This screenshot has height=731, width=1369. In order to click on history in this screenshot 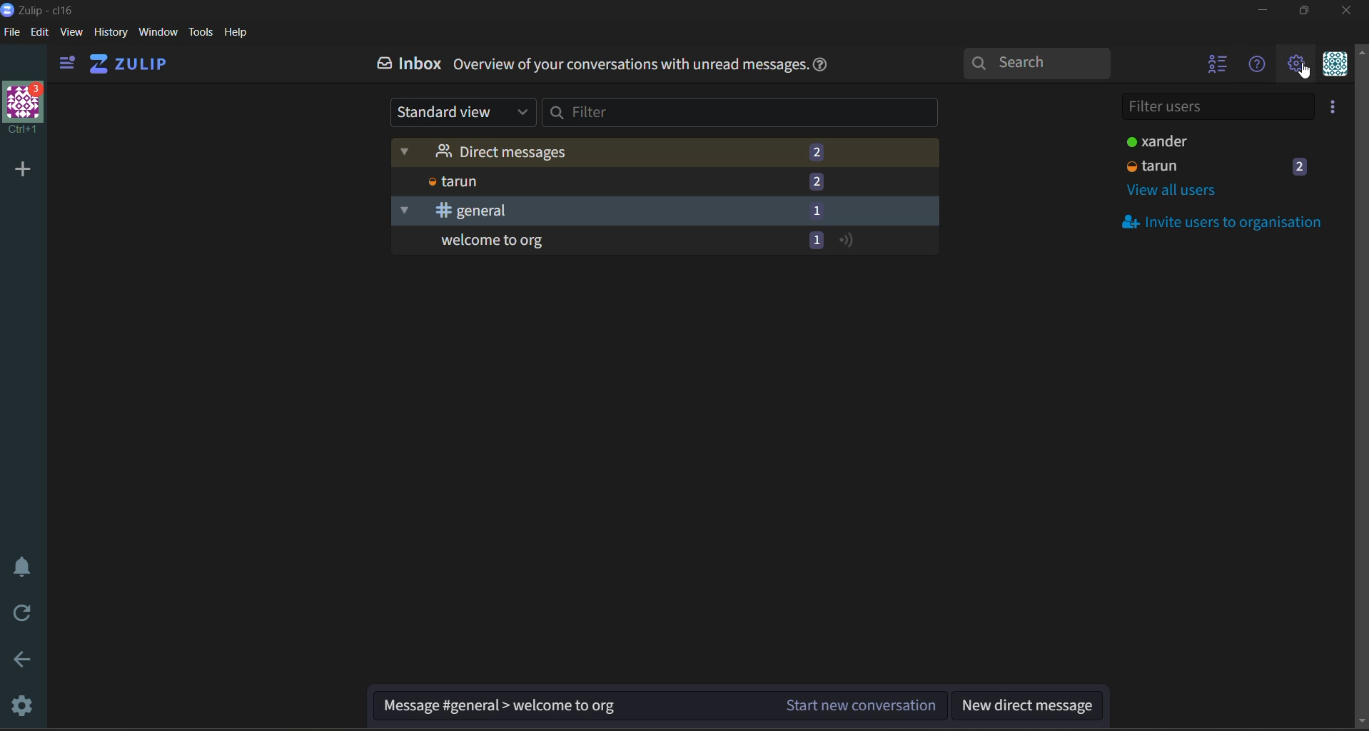, I will do `click(111, 31)`.